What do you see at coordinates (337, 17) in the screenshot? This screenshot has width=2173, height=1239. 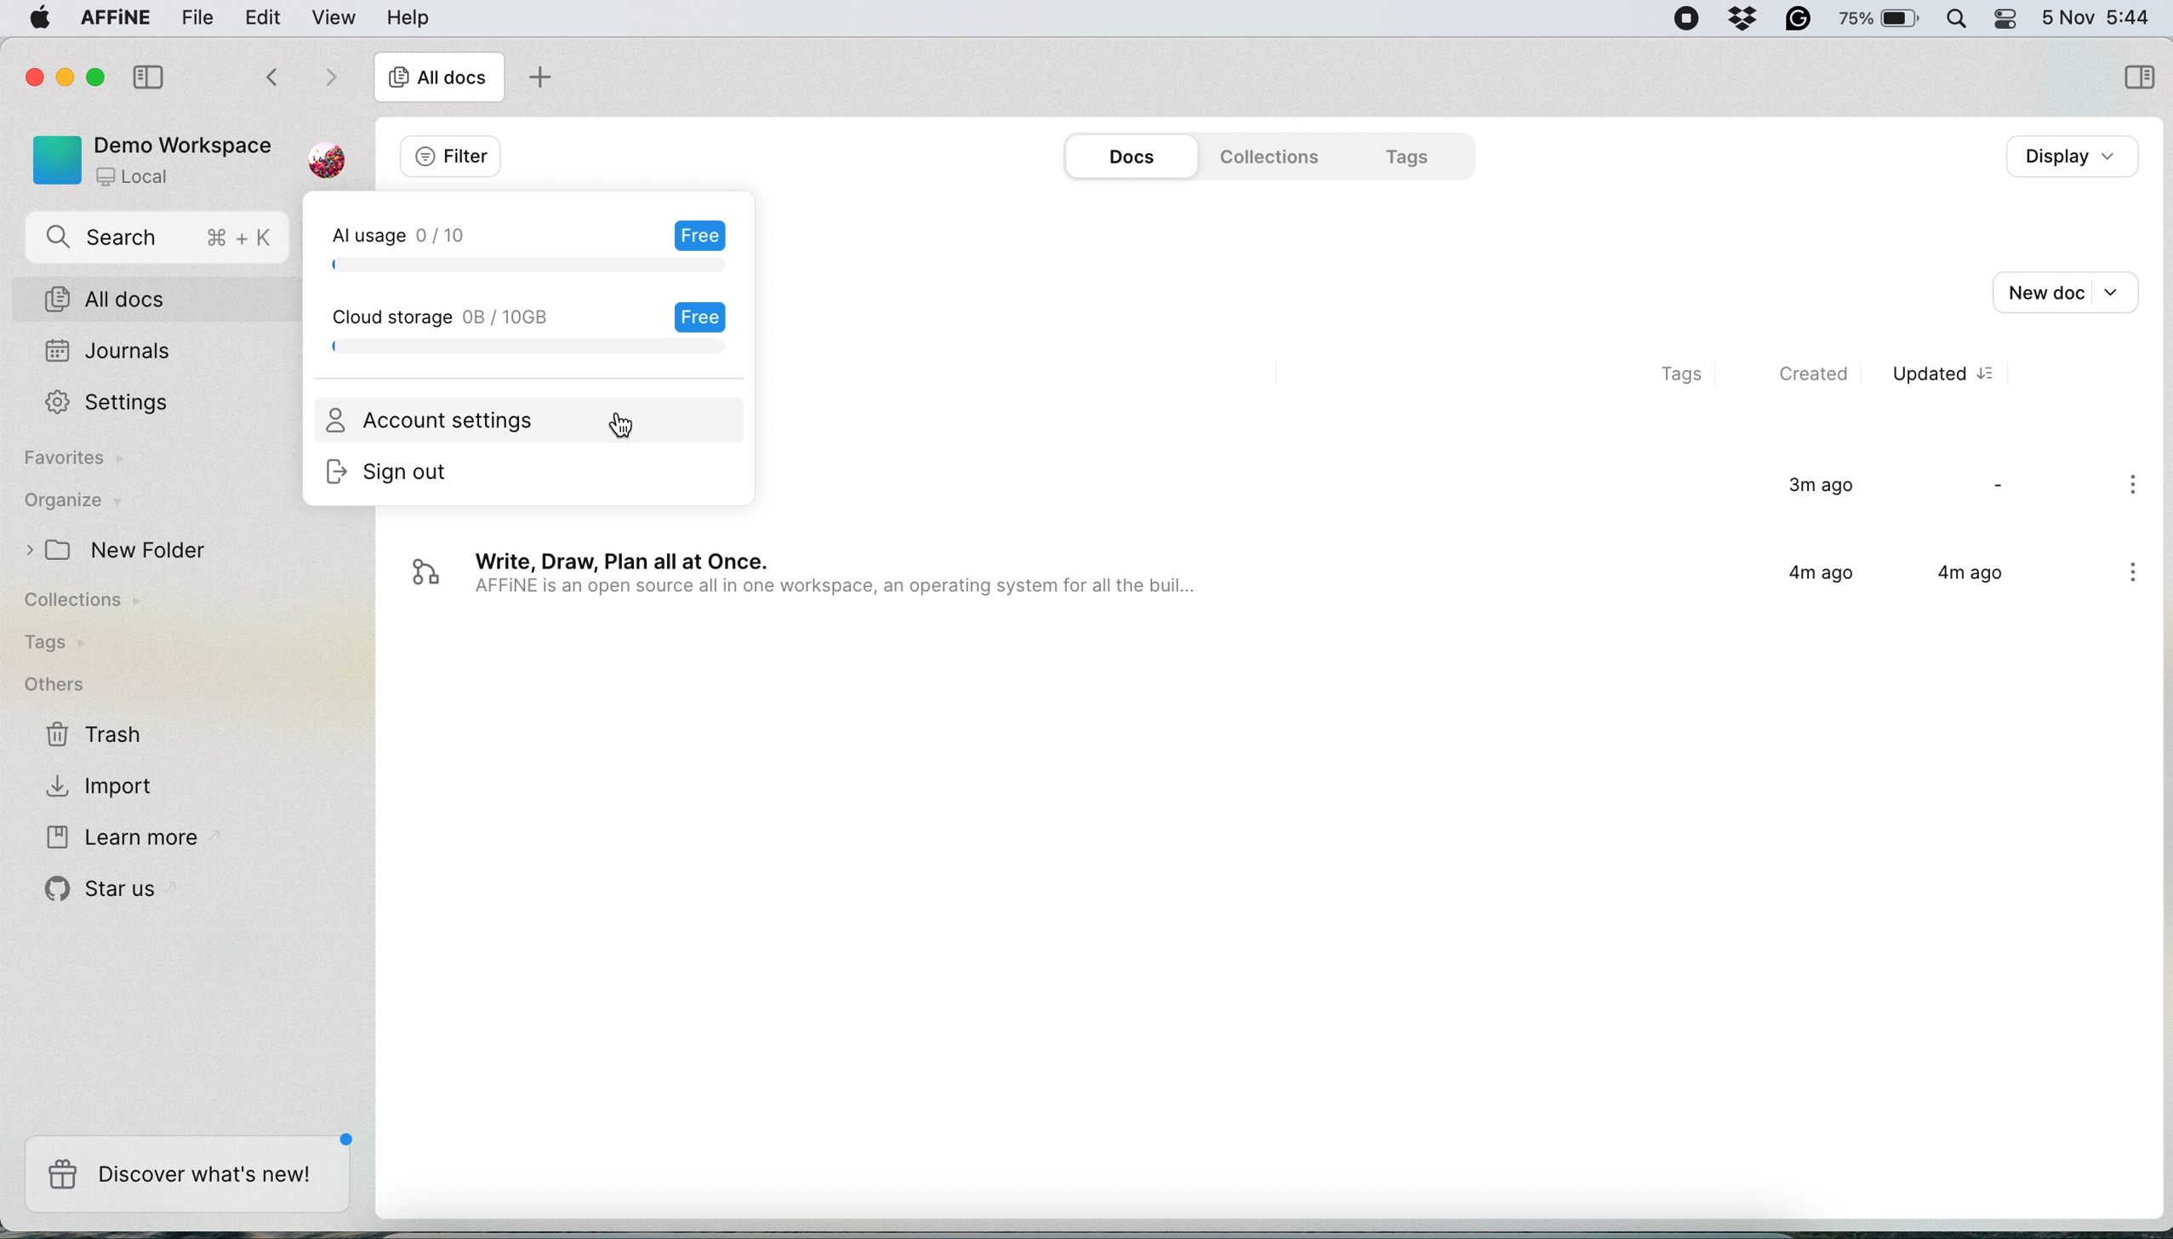 I see `view` at bounding box center [337, 17].